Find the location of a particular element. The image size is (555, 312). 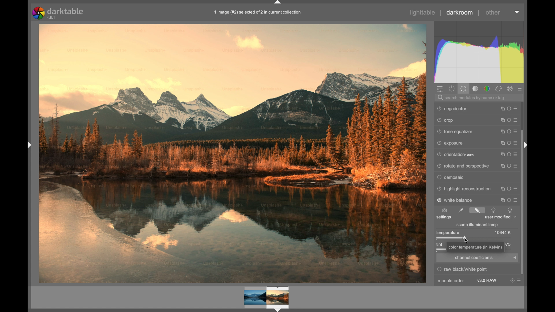

effect is located at coordinates (510, 88).